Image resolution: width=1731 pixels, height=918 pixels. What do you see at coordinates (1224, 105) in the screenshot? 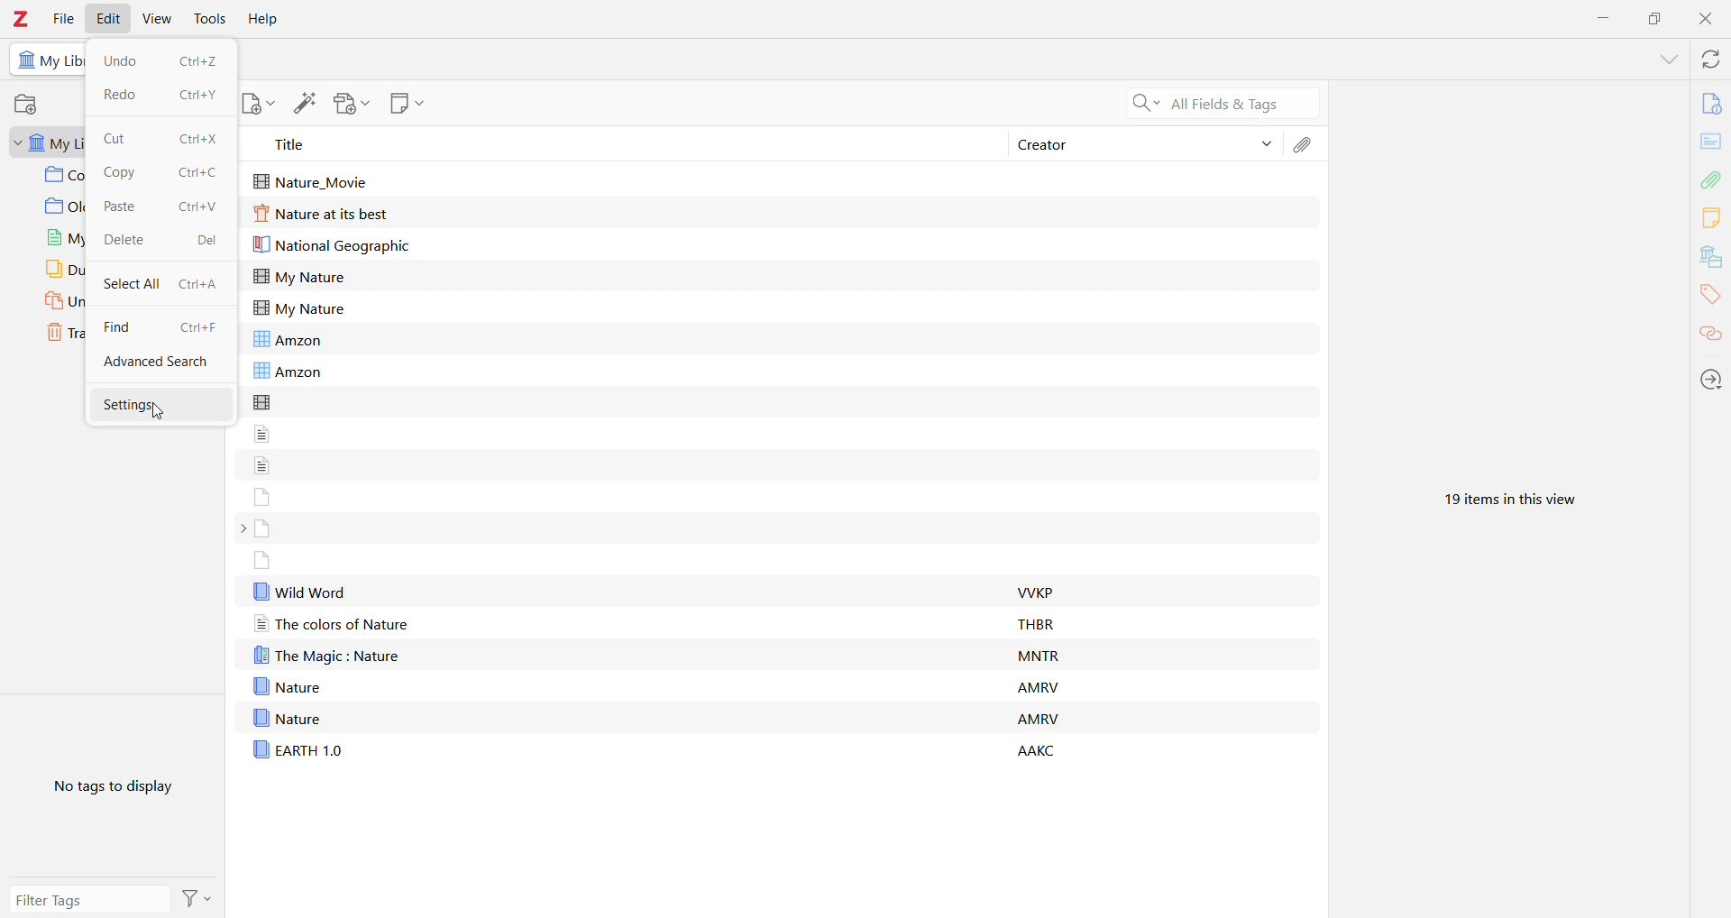
I see `Search` at bounding box center [1224, 105].